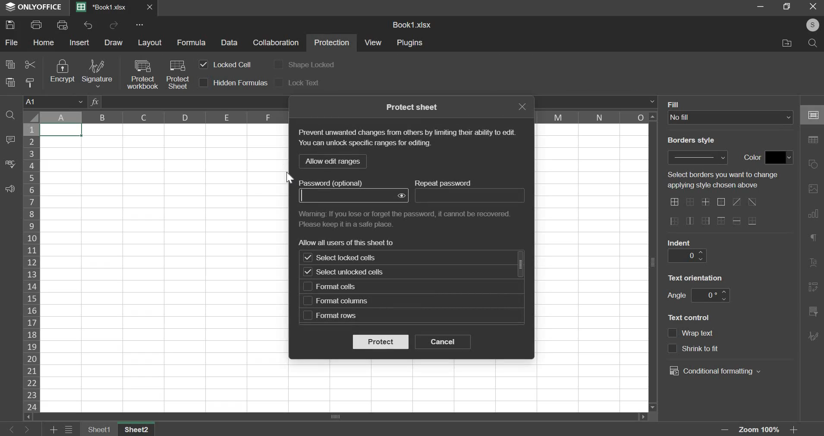 The width and height of the screenshot is (824, 436). Describe the element at coordinates (761, 6) in the screenshot. I see `Restore down` at that location.